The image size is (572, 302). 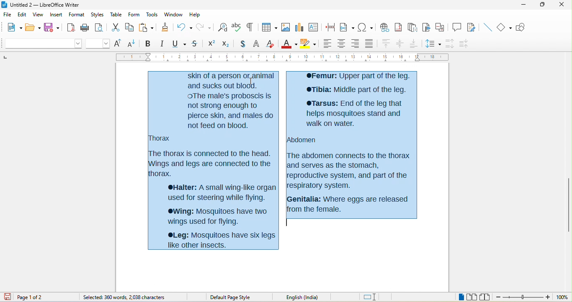 What do you see at coordinates (413, 28) in the screenshot?
I see `endnote` at bounding box center [413, 28].